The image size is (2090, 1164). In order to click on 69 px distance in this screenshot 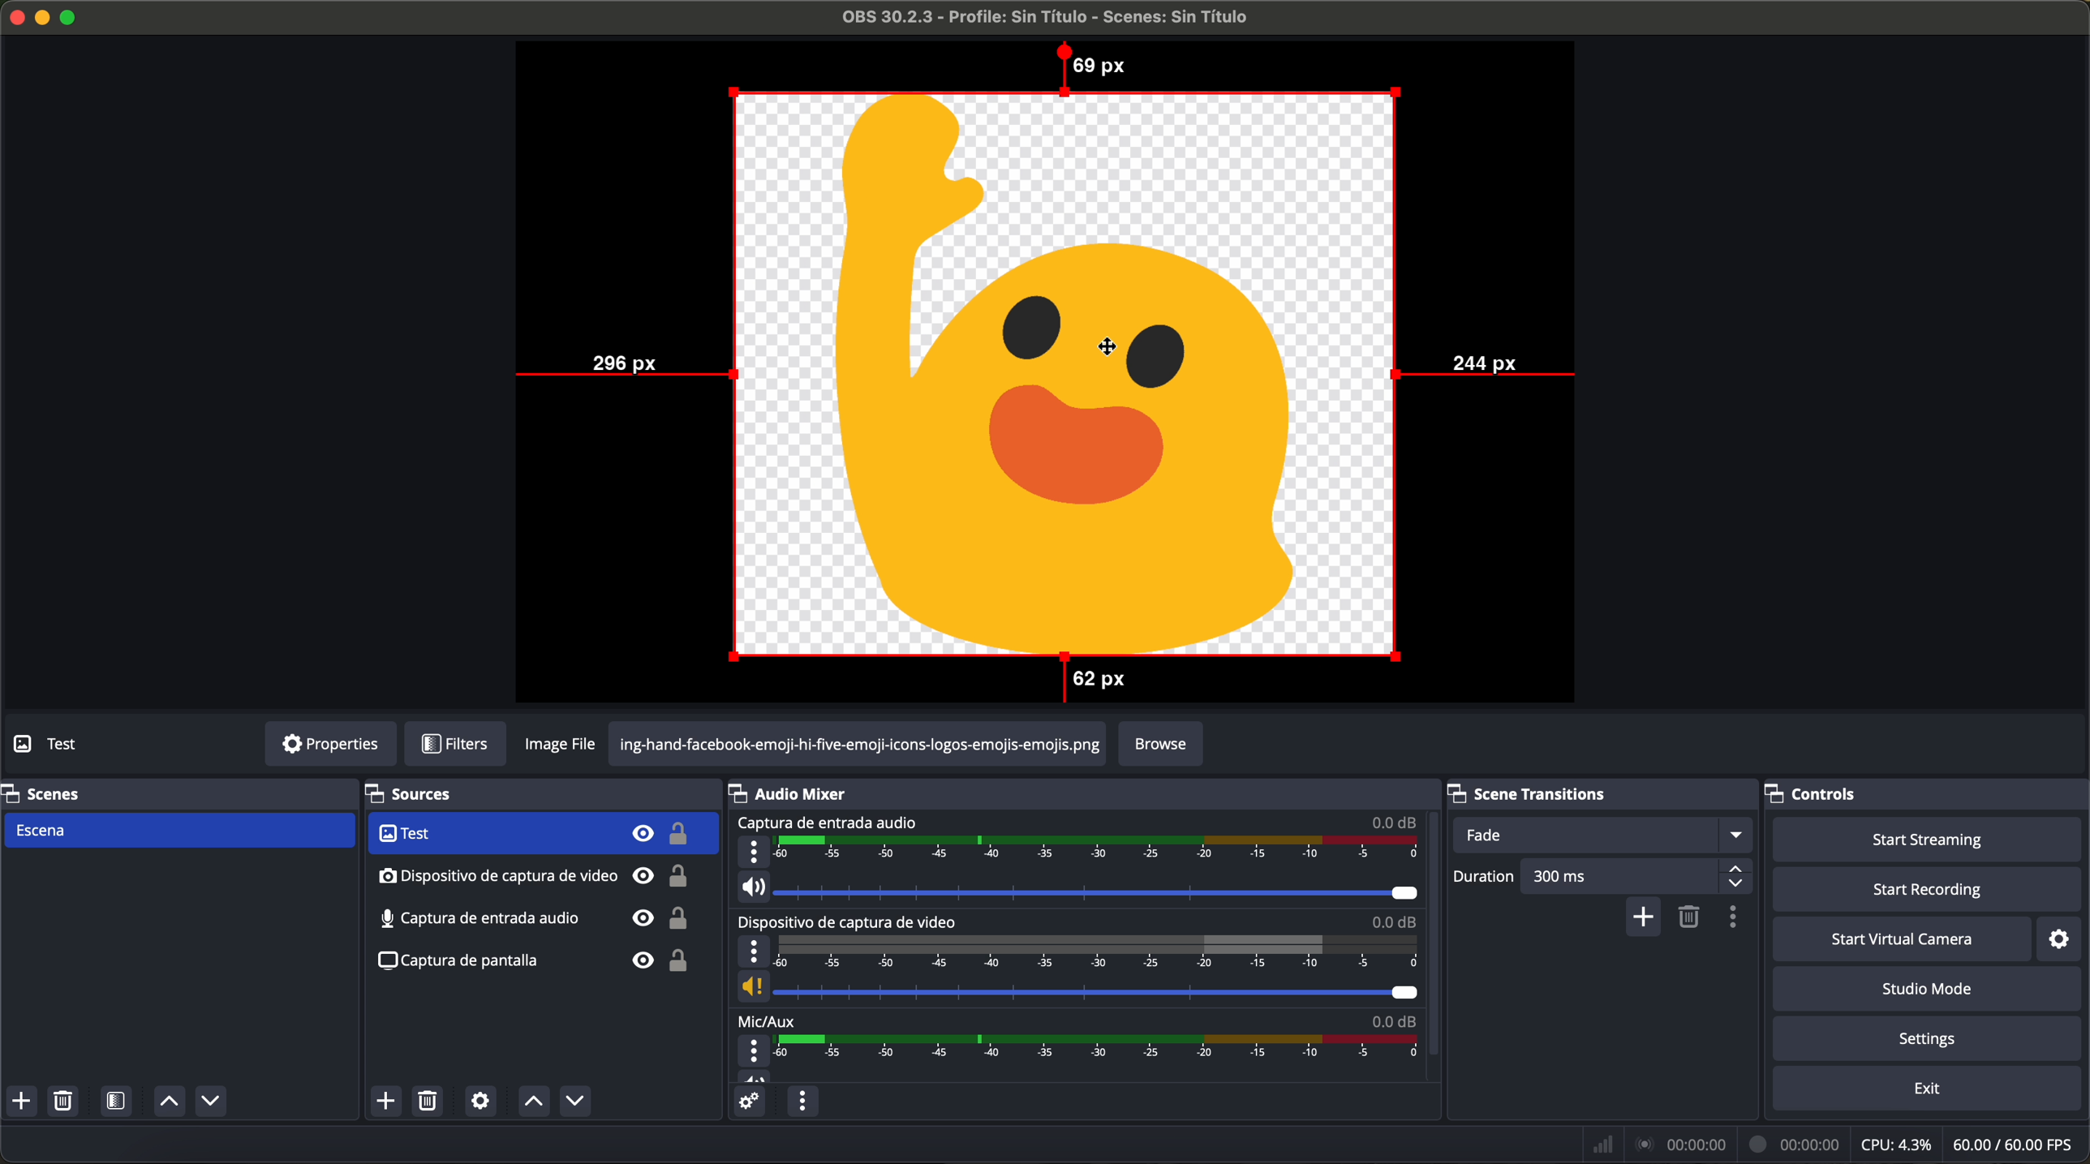, I will do `click(1092, 64)`.